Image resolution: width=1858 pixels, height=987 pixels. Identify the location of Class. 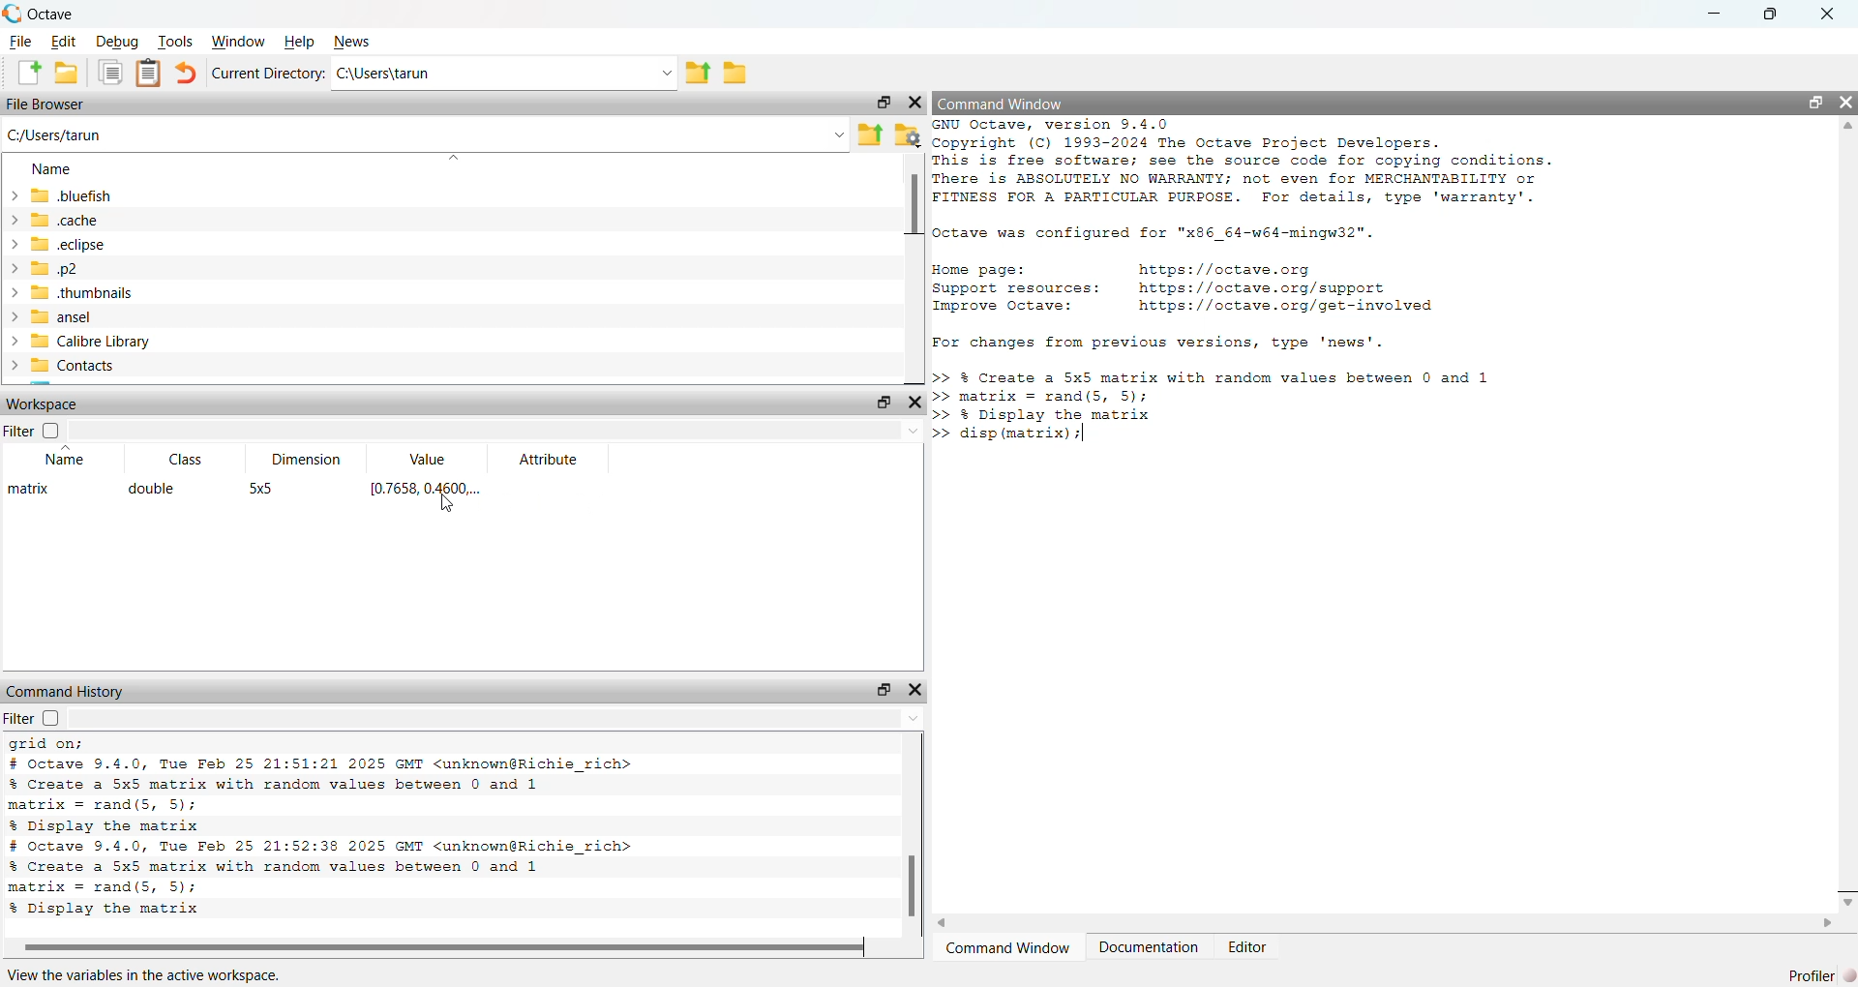
(182, 461).